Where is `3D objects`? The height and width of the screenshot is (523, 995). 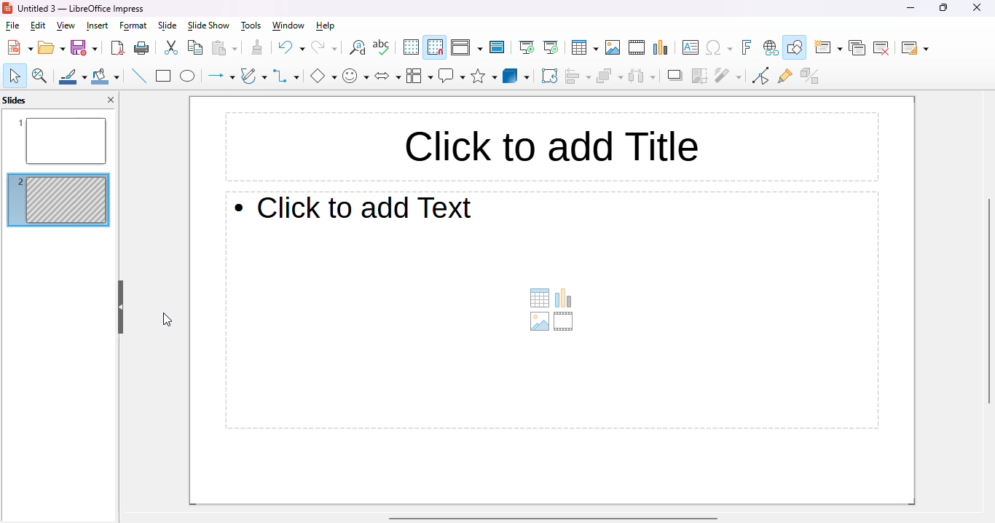 3D objects is located at coordinates (516, 76).